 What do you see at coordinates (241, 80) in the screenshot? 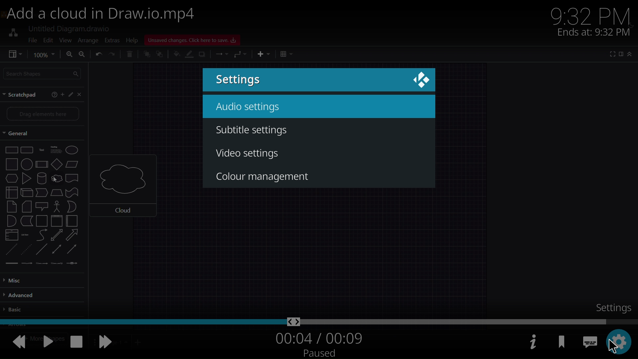
I see `settings` at bounding box center [241, 80].